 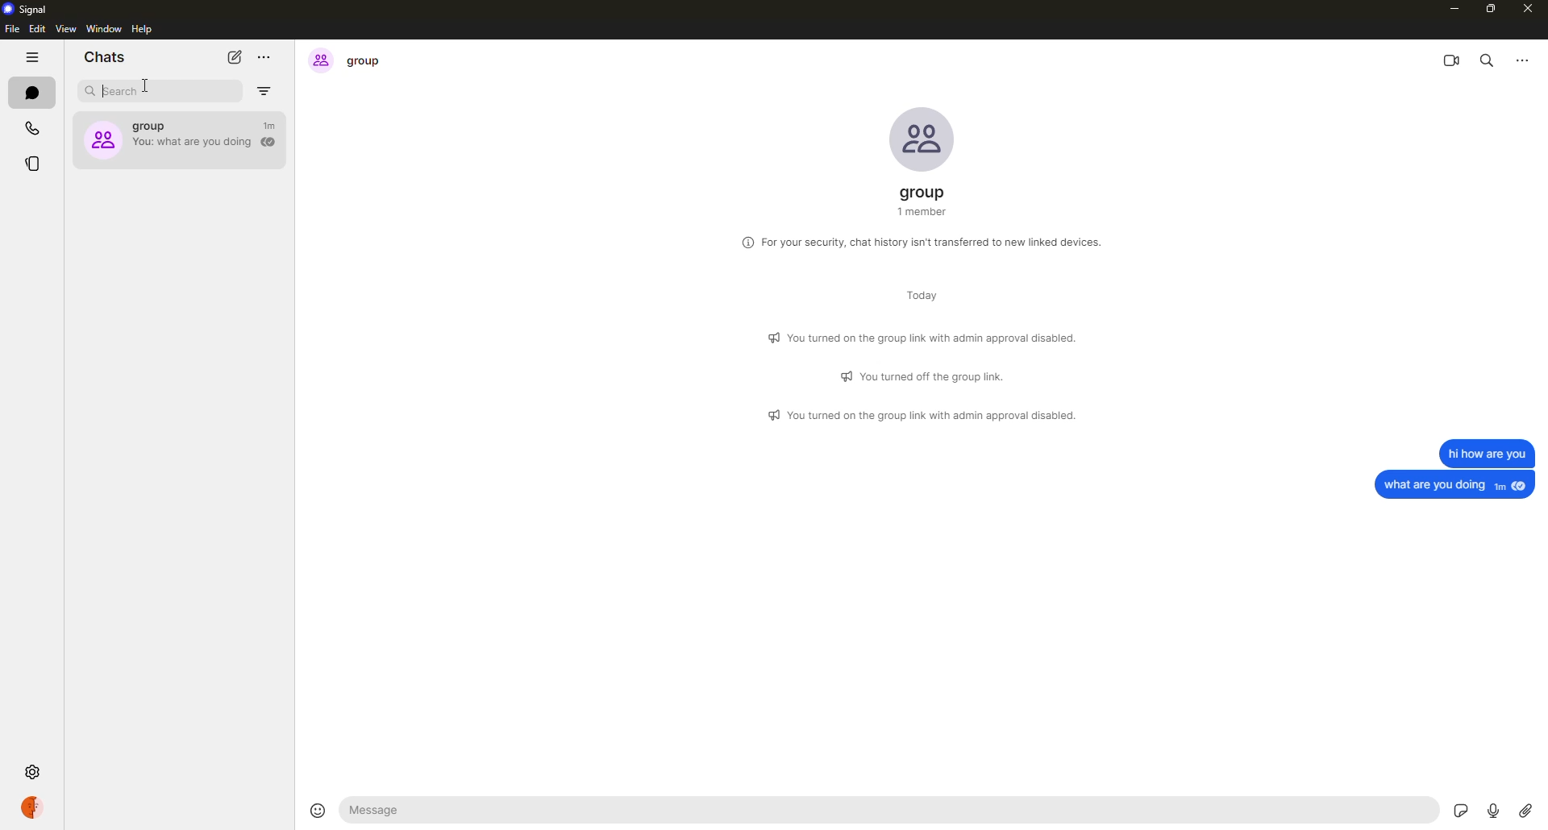 What do you see at coordinates (1485, 452) in the screenshot?
I see `message` at bounding box center [1485, 452].